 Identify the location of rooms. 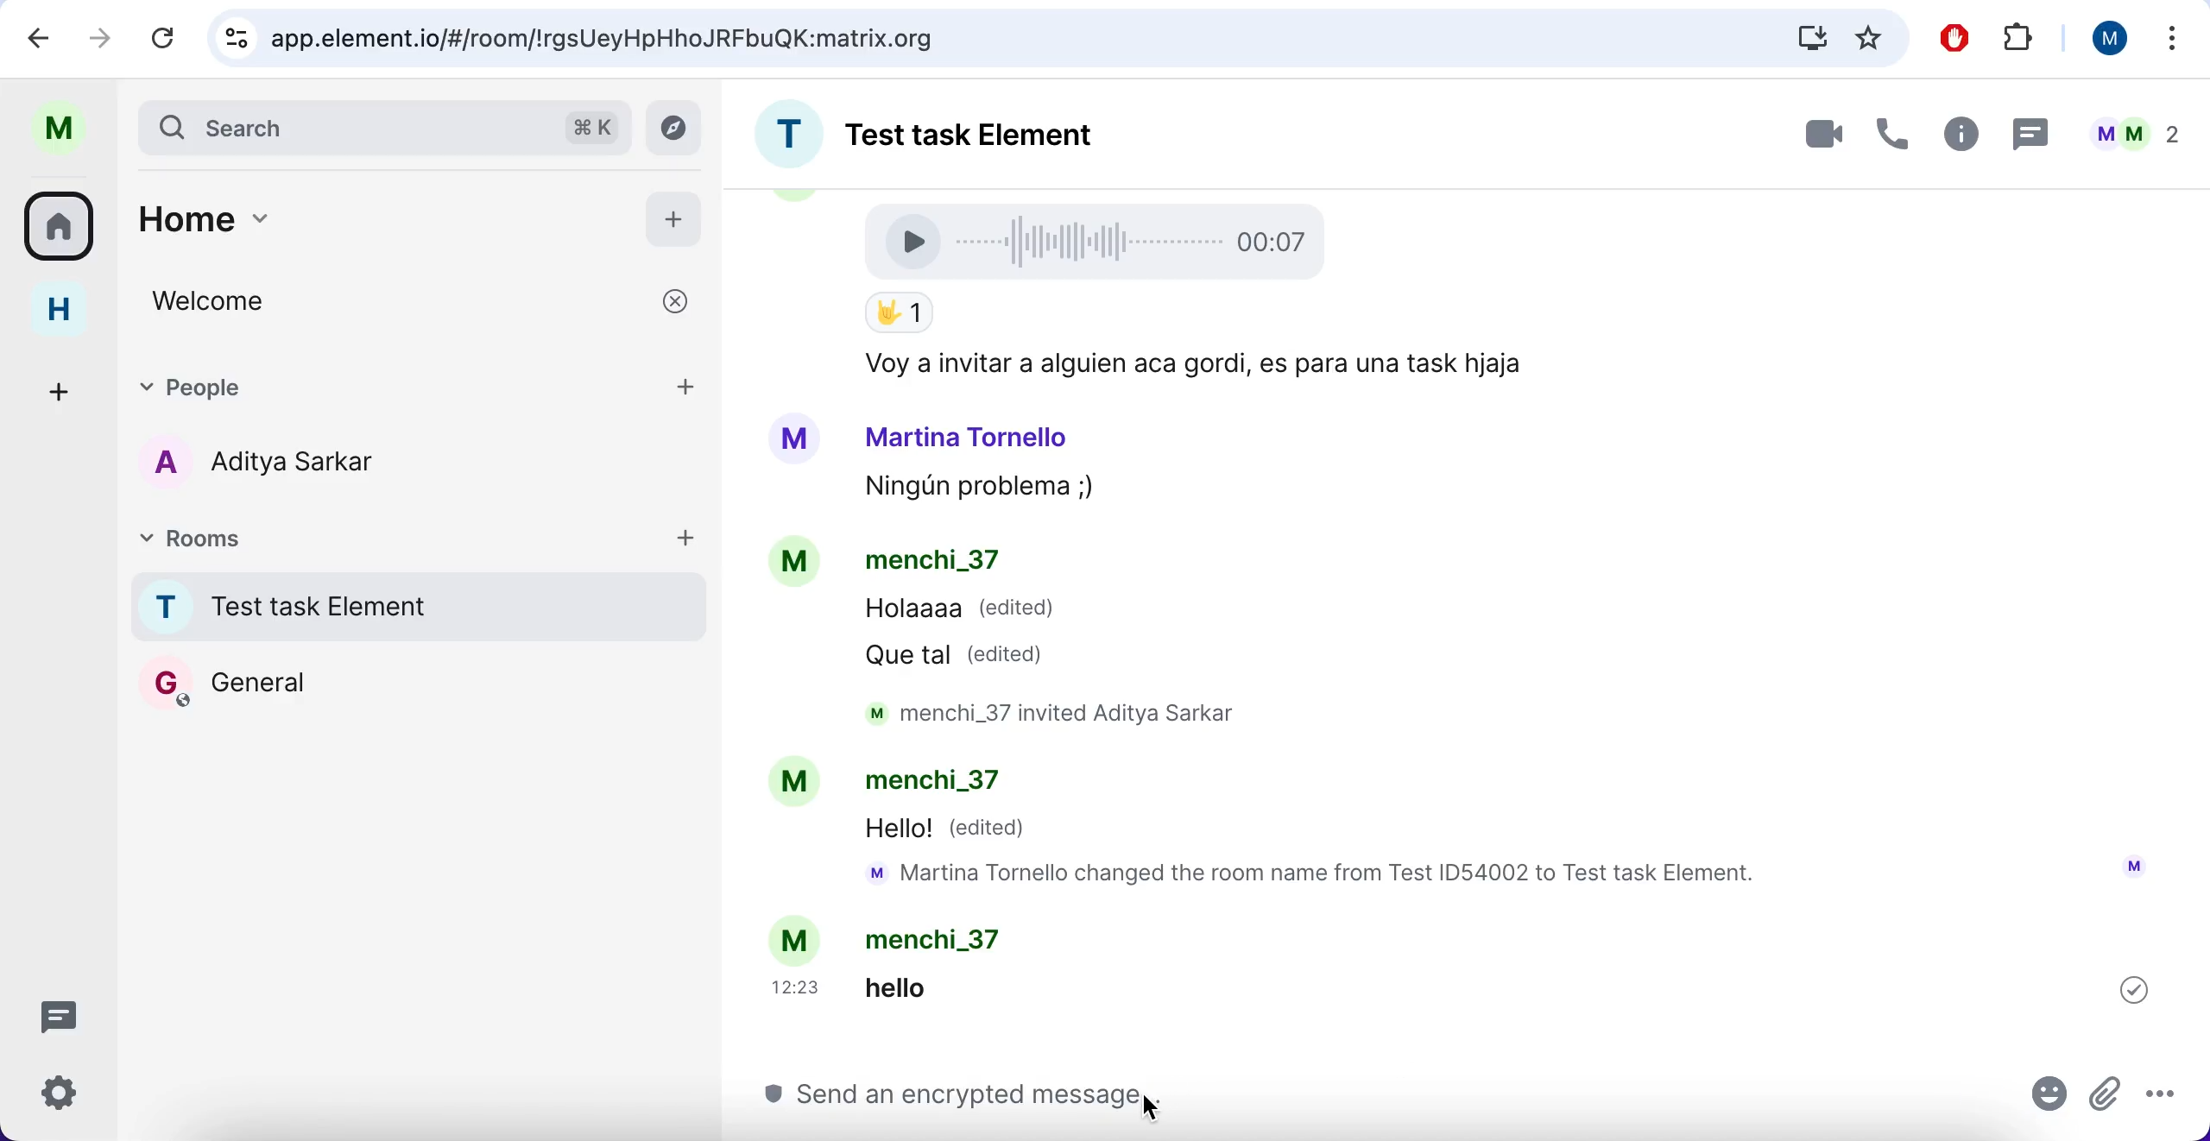
(65, 224).